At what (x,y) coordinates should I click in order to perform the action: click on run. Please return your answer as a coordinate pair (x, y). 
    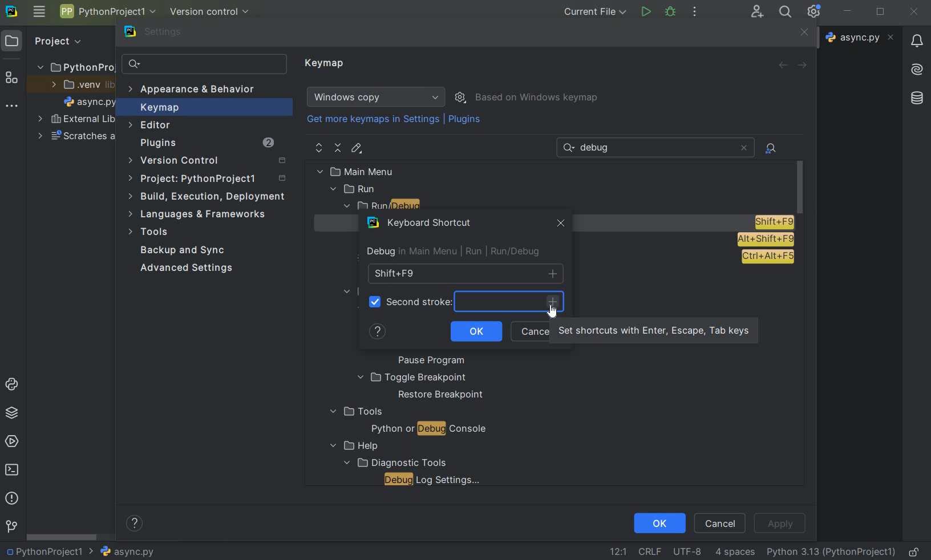
    Looking at the image, I should click on (354, 189).